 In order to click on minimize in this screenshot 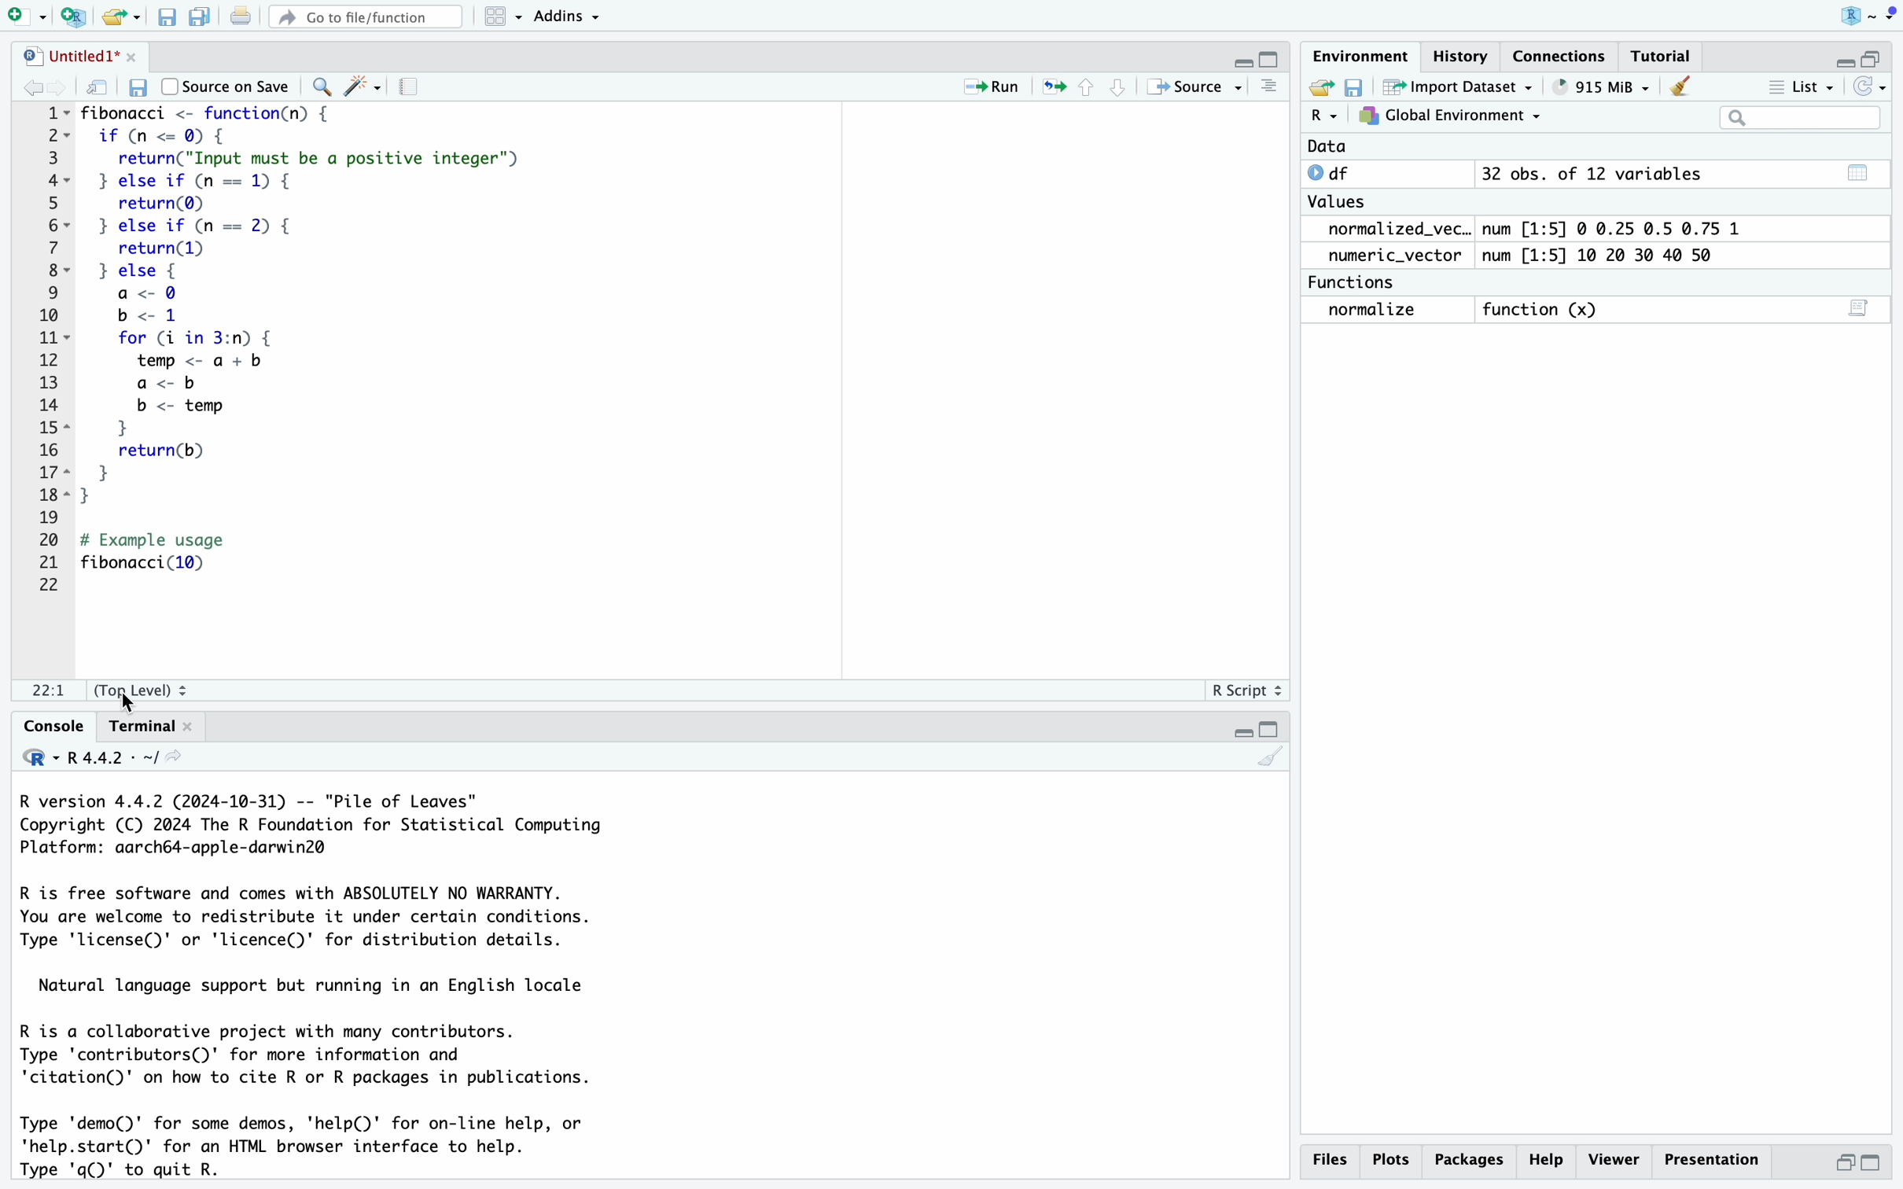, I will do `click(1845, 1163)`.